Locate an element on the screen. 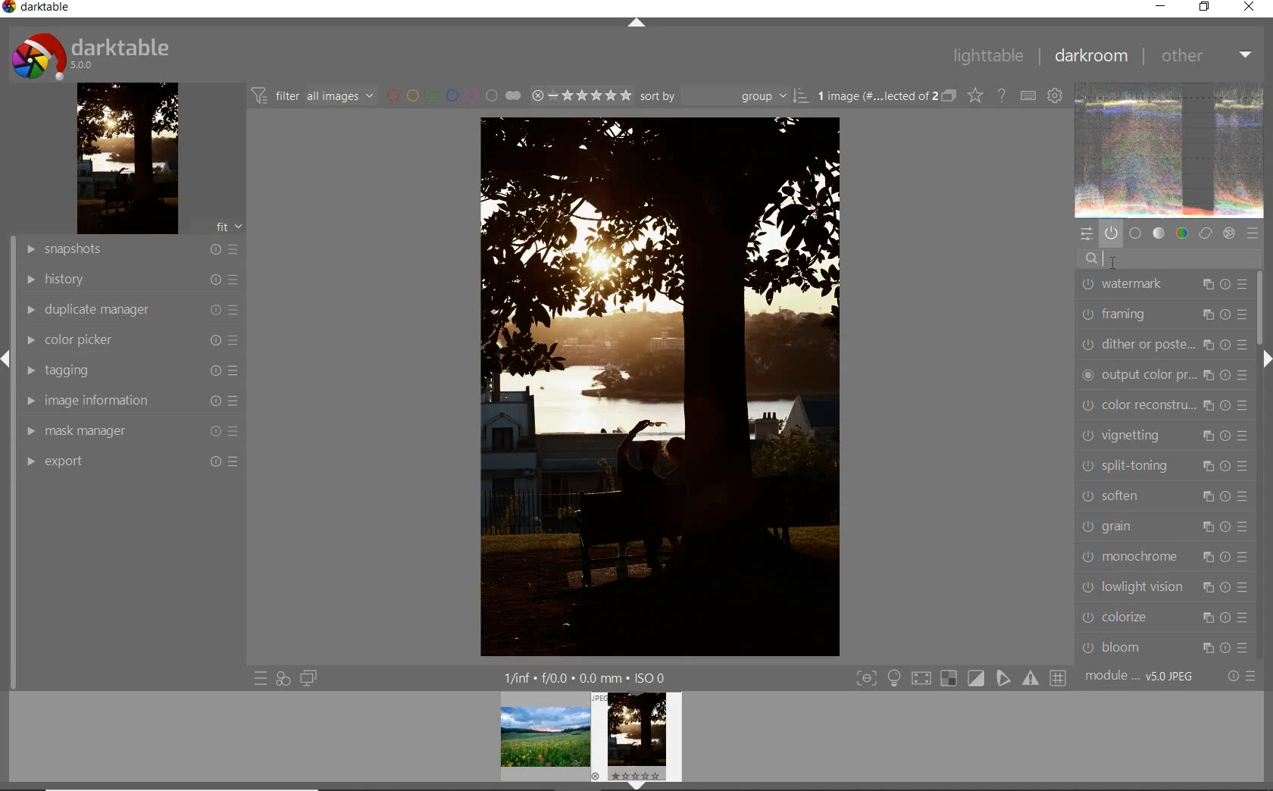  tone is located at coordinates (1159, 232).